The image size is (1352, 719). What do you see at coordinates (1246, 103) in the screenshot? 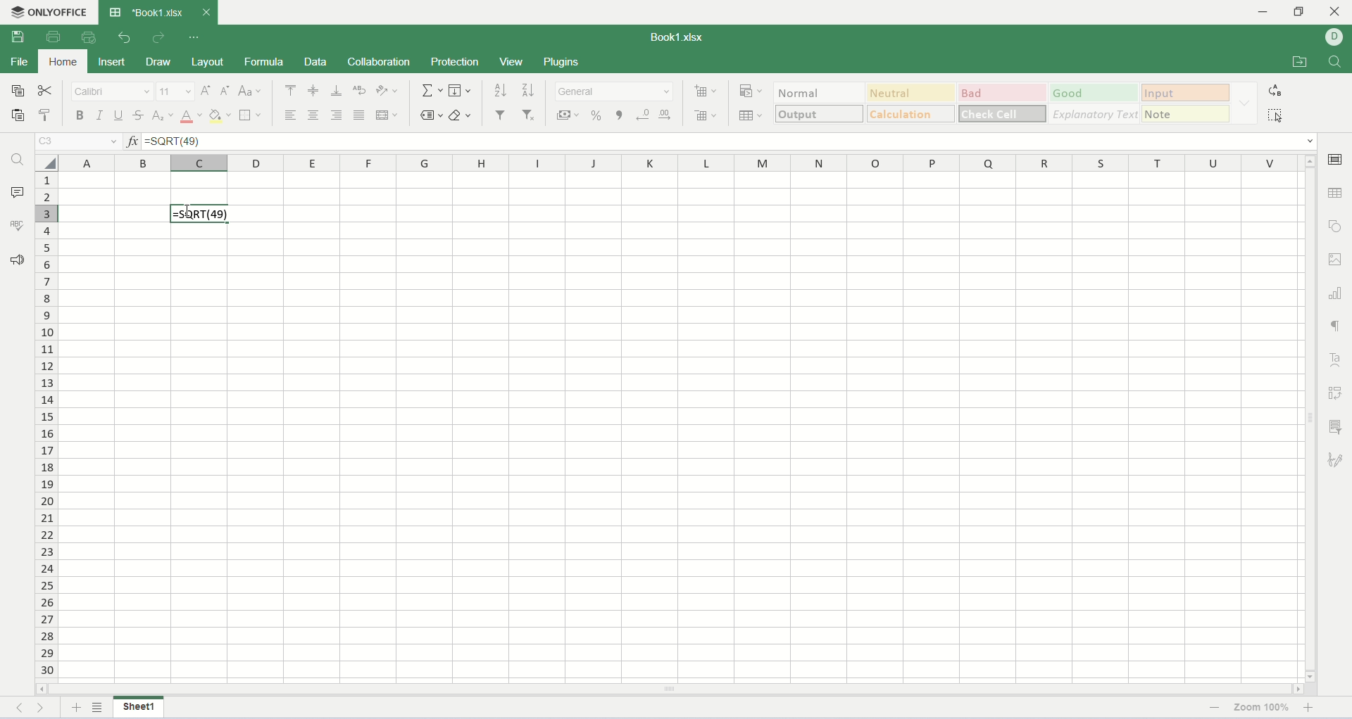
I see `style option` at bounding box center [1246, 103].